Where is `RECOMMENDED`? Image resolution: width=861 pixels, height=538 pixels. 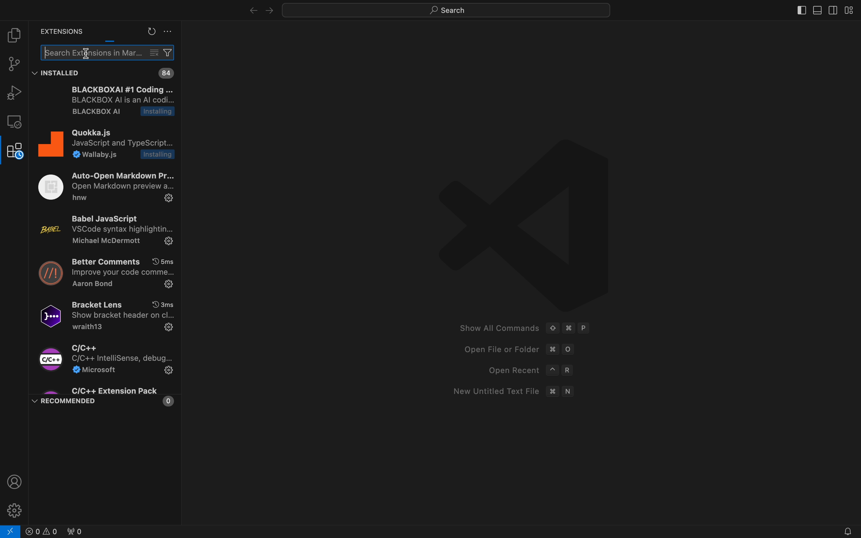
RECOMMENDED is located at coordinates (69, 403).